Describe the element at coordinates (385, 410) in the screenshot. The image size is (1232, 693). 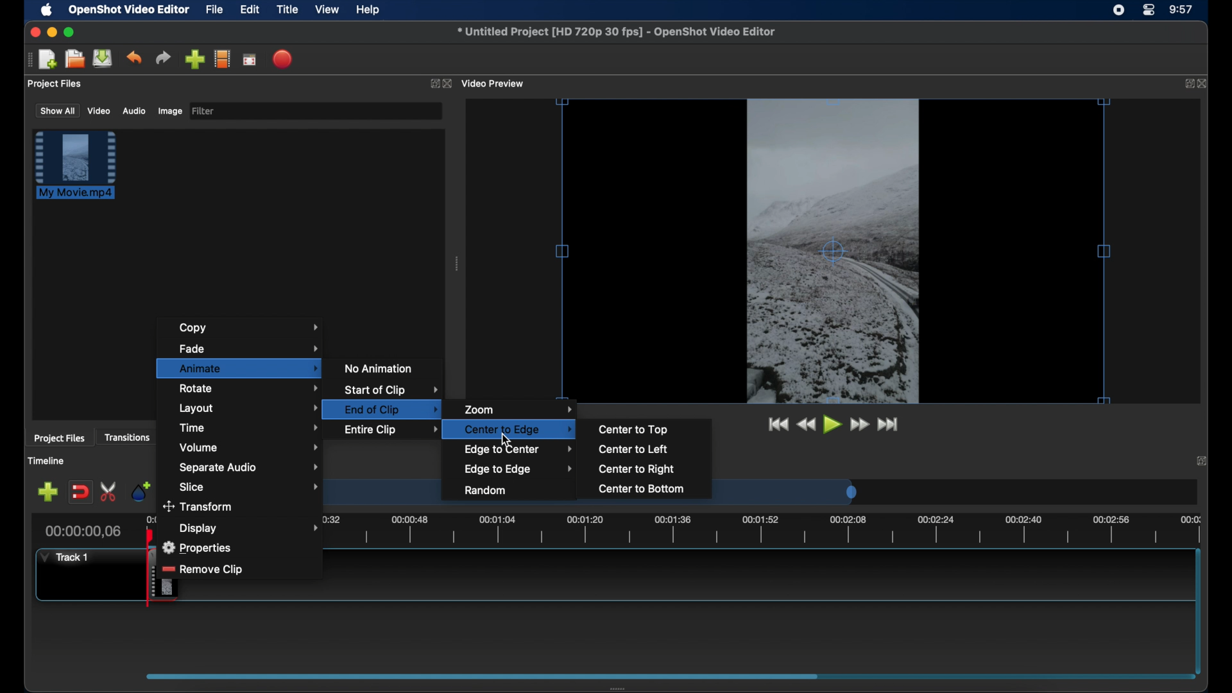
I see `end of clip highlighted` at that location.